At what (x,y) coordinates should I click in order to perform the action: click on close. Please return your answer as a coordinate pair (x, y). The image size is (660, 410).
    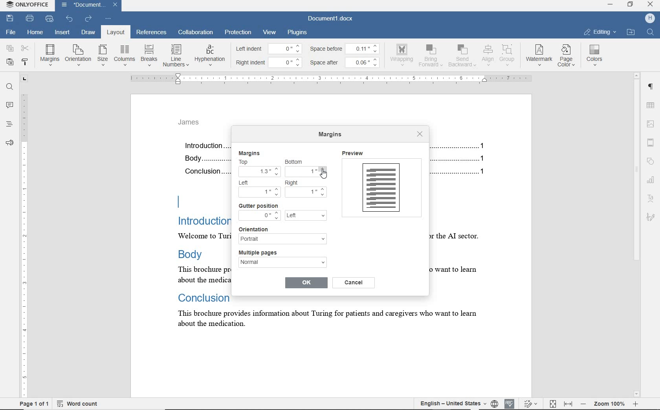
    Looking at the image, I should click on (117, 4).